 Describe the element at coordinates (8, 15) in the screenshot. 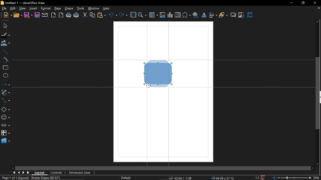

I see `new` at that location.